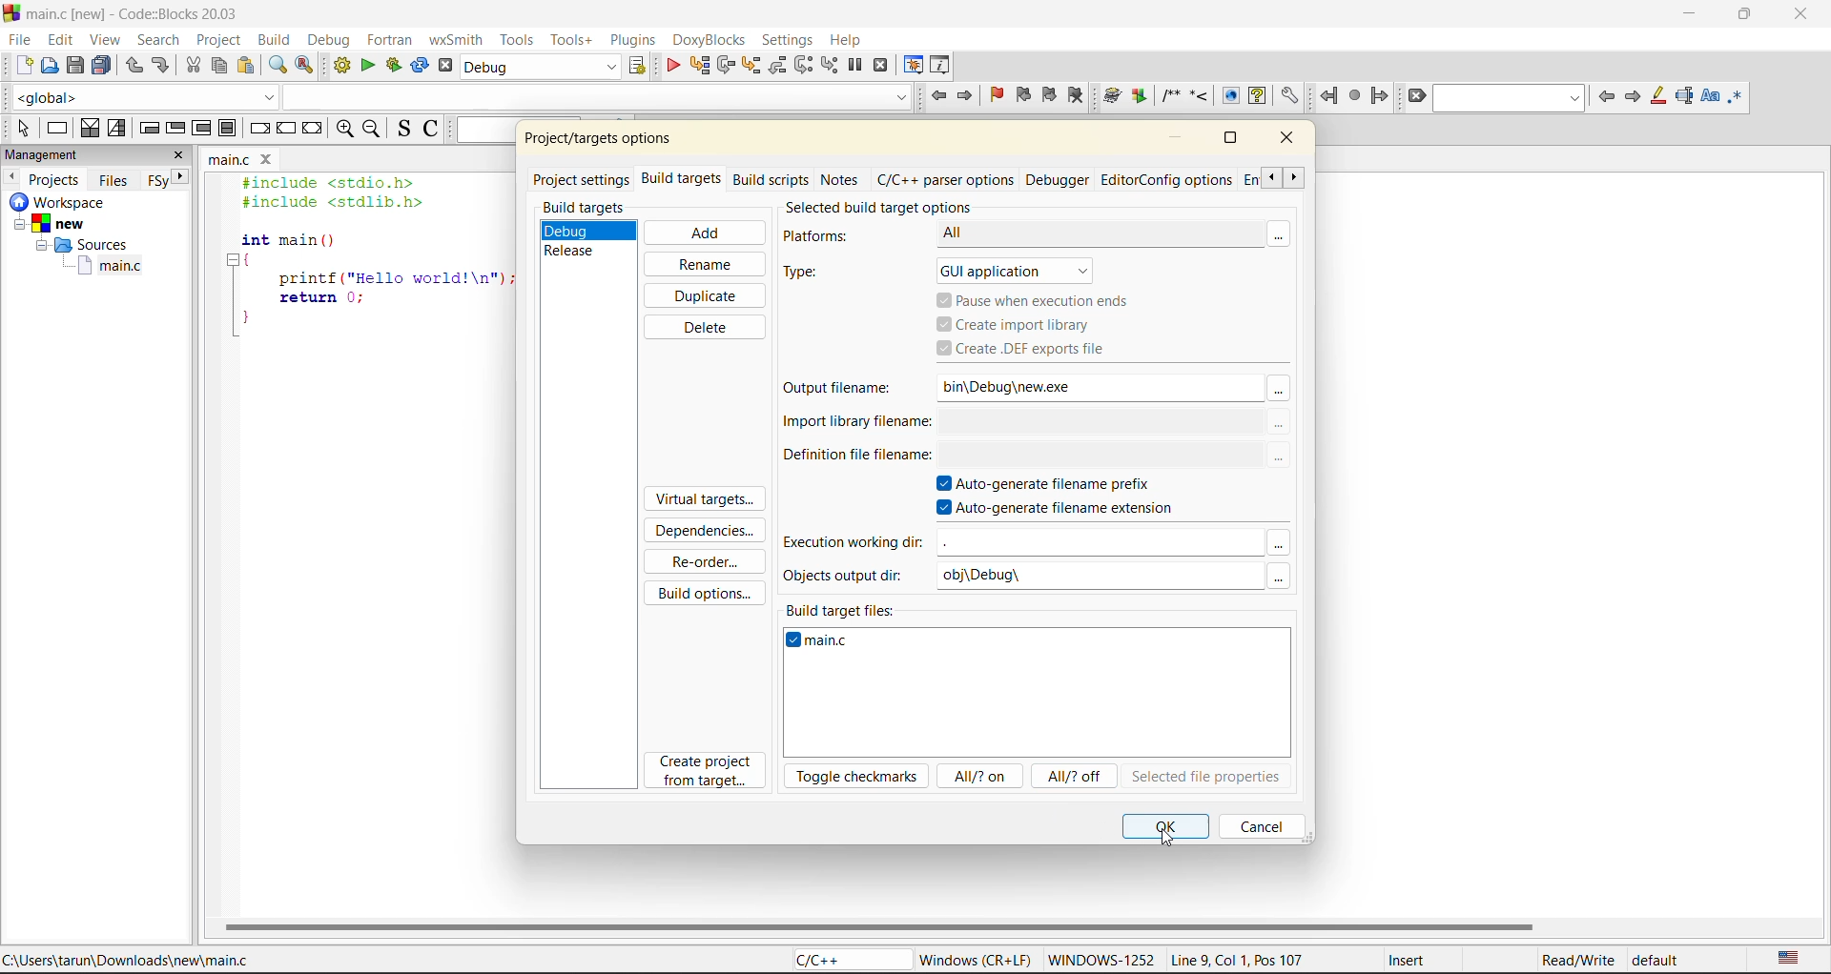  I want to click on toggle comments, so click(432, 130).